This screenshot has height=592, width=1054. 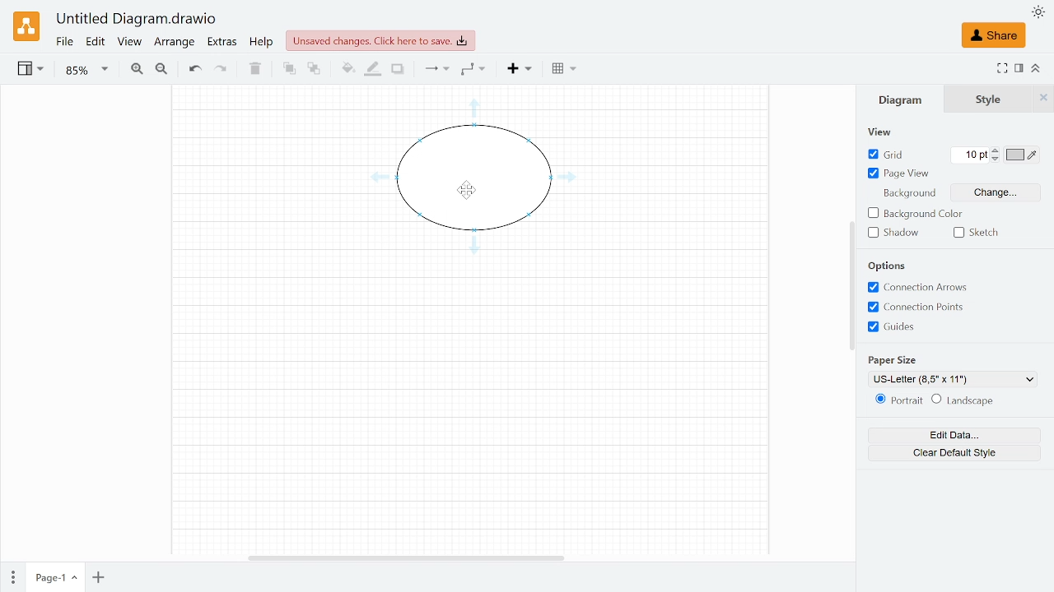 I want to click on Sketch, so click(x=978, y=232).